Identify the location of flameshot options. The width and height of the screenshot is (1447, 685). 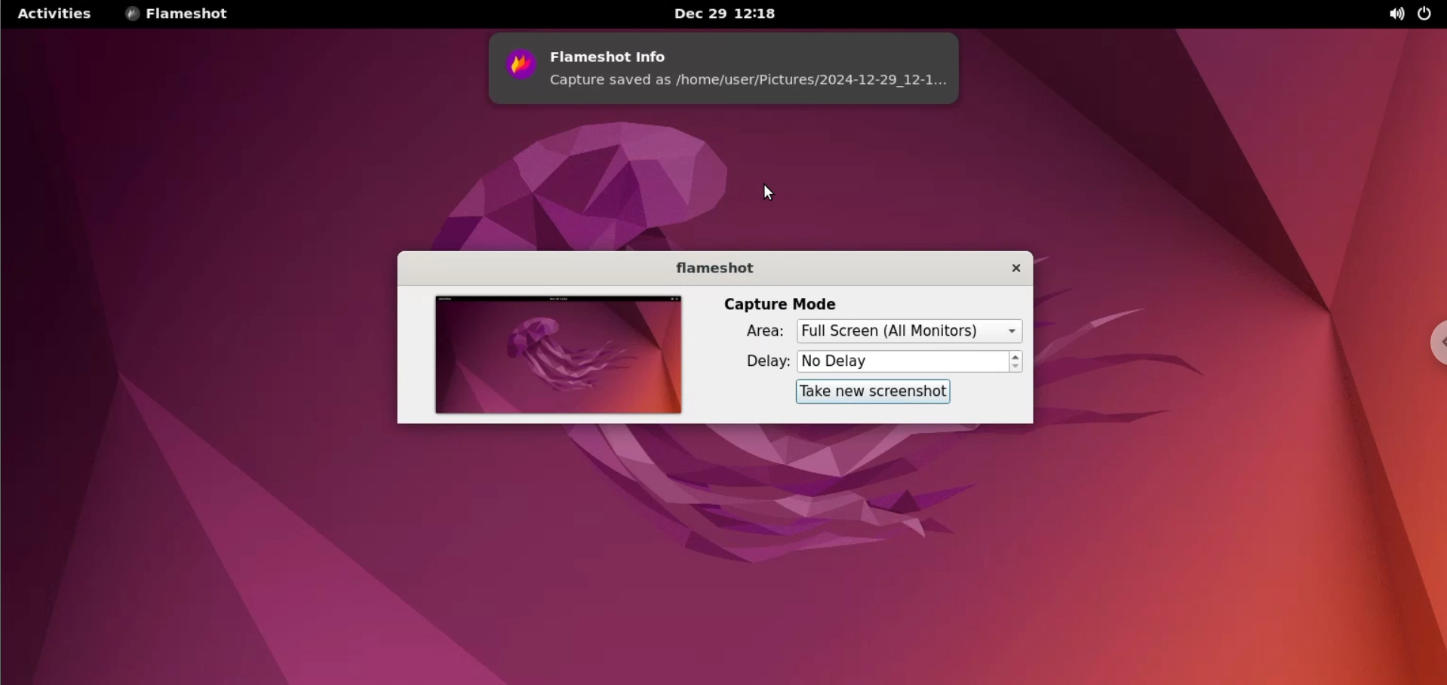
(183, 15).